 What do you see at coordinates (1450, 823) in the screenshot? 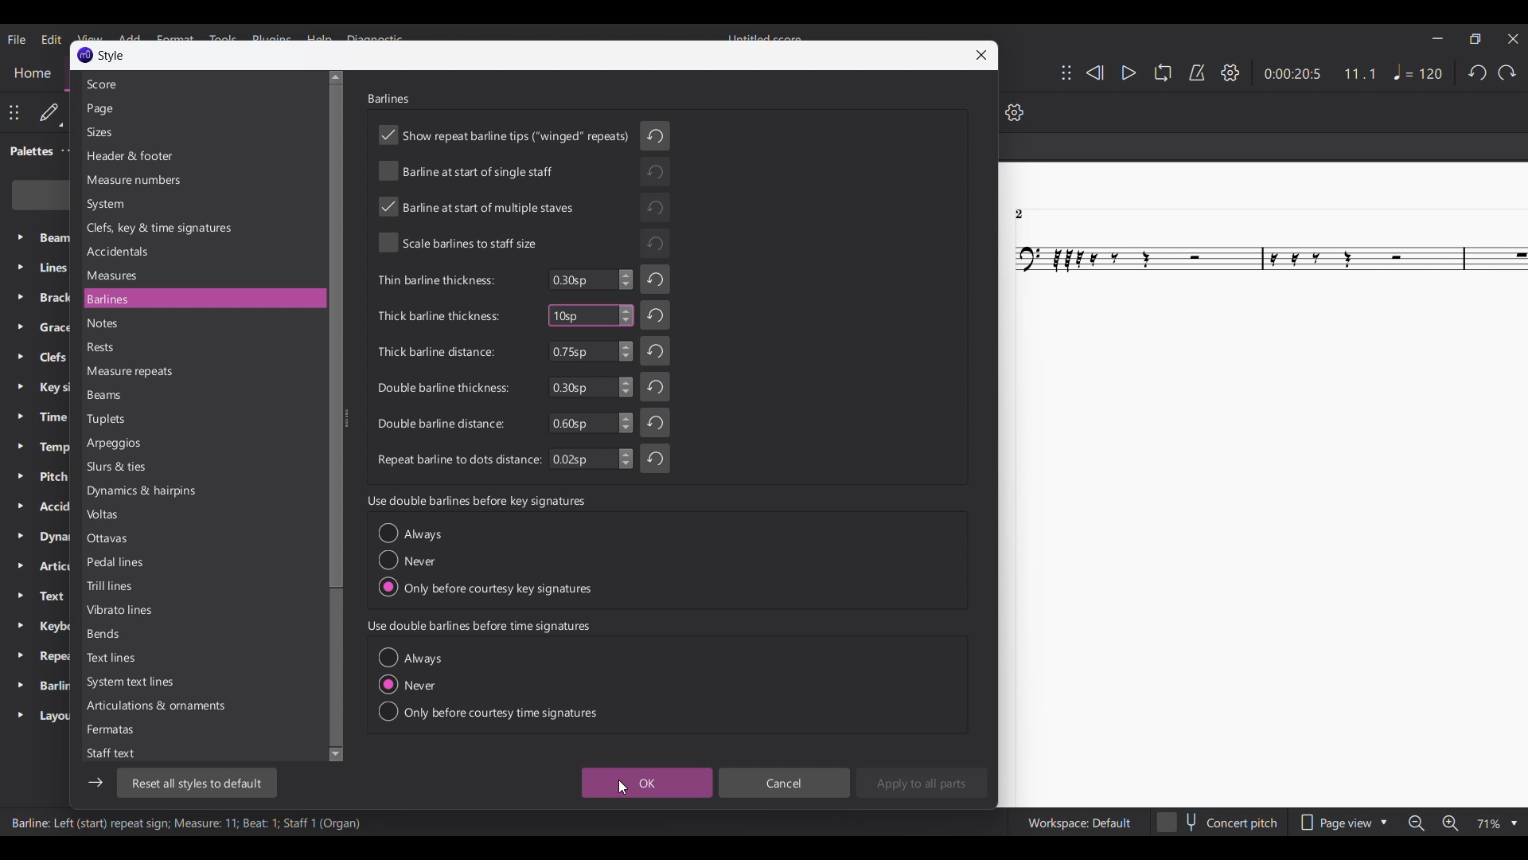
I see `Zoom in` at bounding box center [1450, 823].